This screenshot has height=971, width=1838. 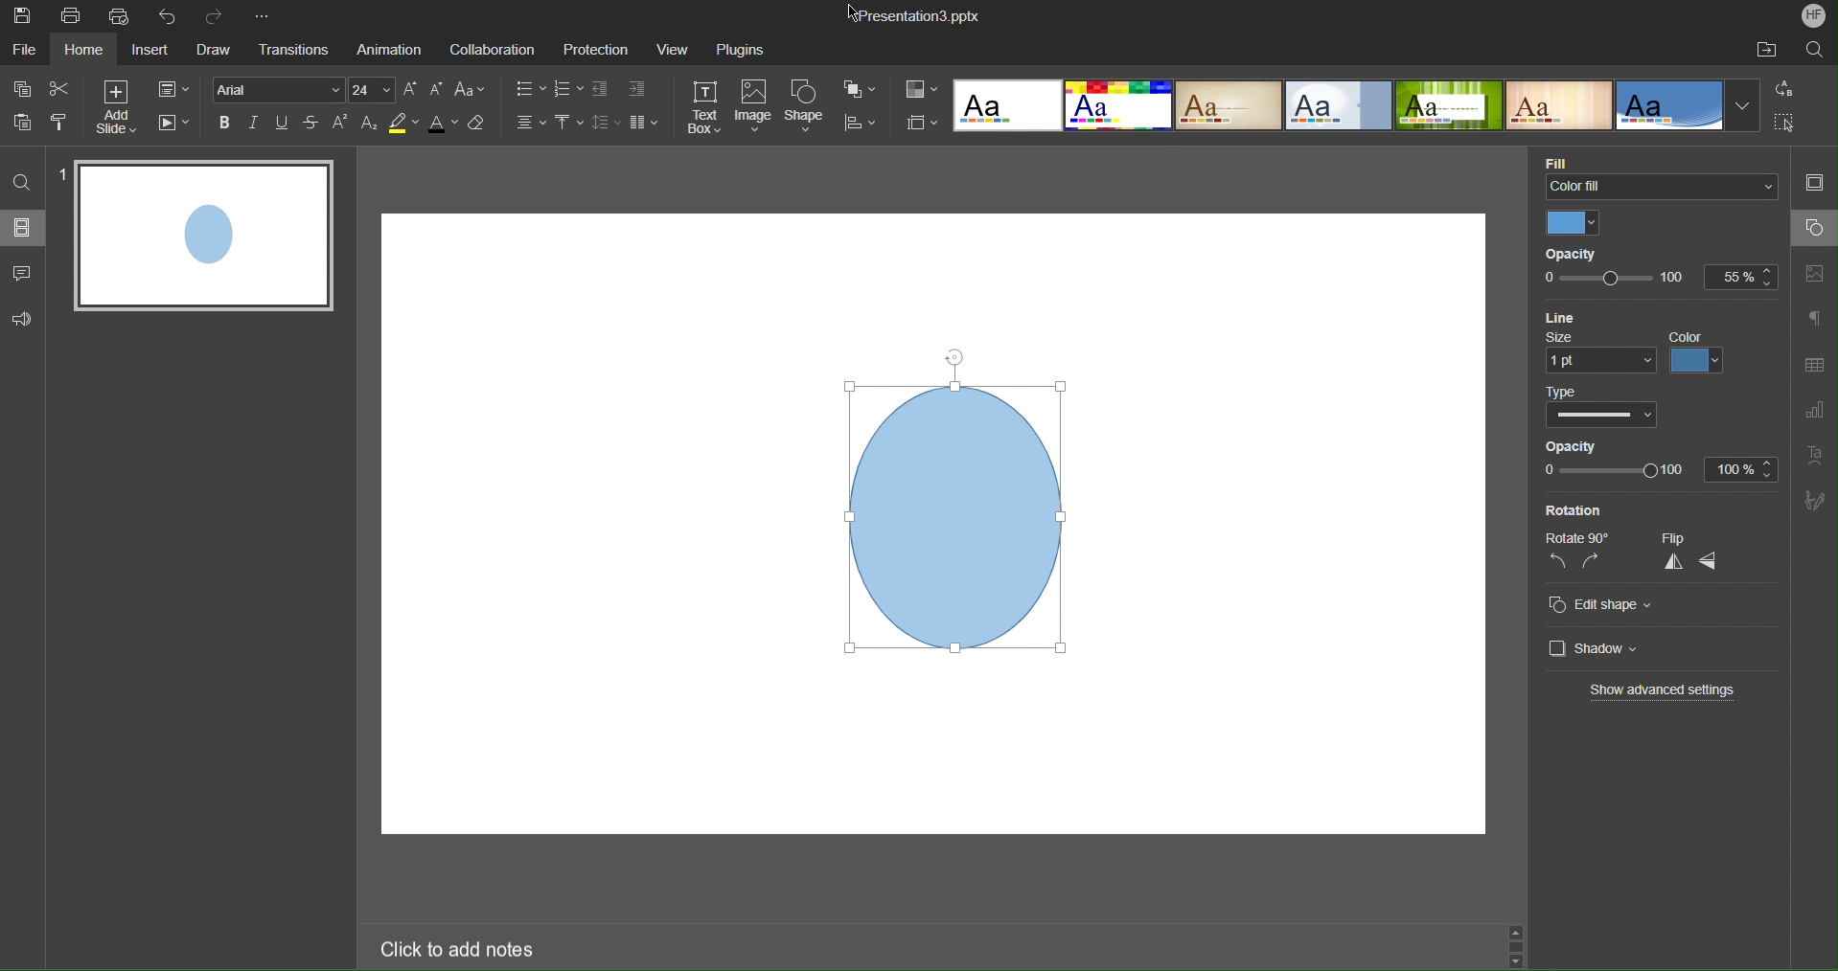 What do you see at coordinates (1663, 189) in the screenshot?
I see `Color fill` at bounding box center [1663, 189].